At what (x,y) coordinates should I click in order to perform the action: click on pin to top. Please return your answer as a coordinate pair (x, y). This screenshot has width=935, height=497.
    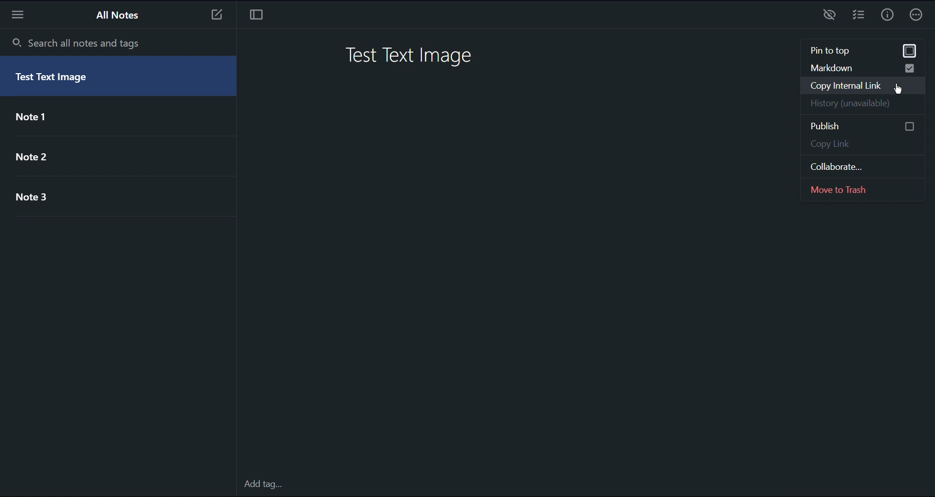
    Looking at the image, I should click on (861, 50).